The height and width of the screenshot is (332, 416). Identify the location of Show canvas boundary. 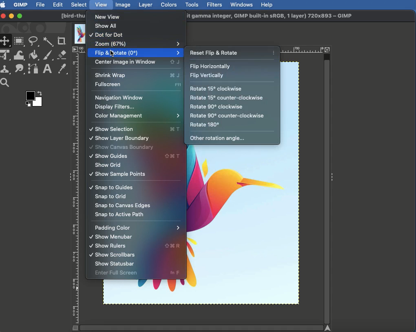
(122, 147).